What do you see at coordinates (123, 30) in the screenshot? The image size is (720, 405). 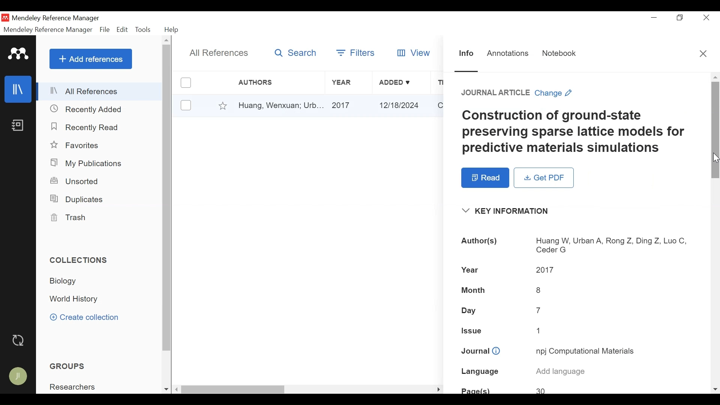 I see `Edit` at bounding box center [123, 30].